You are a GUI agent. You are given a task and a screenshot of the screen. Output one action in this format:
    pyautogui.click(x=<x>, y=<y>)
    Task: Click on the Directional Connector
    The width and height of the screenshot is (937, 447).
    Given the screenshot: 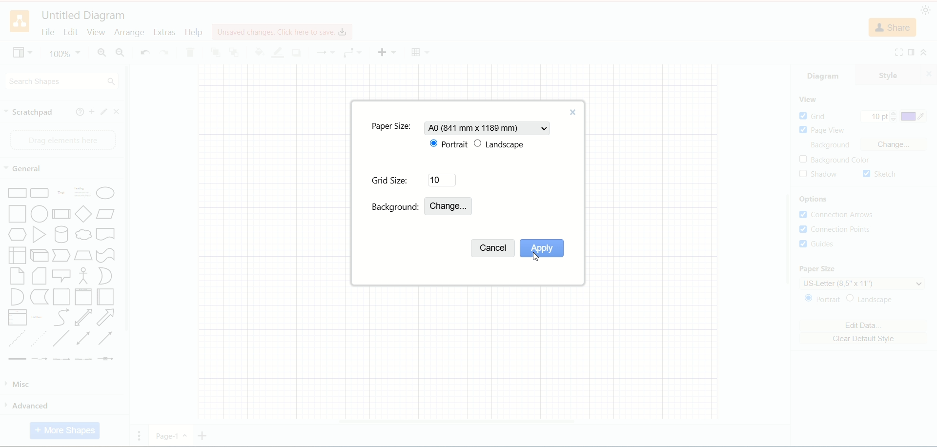 What is the action you would take?
    pyautogui.click(x=106, y=339)
    